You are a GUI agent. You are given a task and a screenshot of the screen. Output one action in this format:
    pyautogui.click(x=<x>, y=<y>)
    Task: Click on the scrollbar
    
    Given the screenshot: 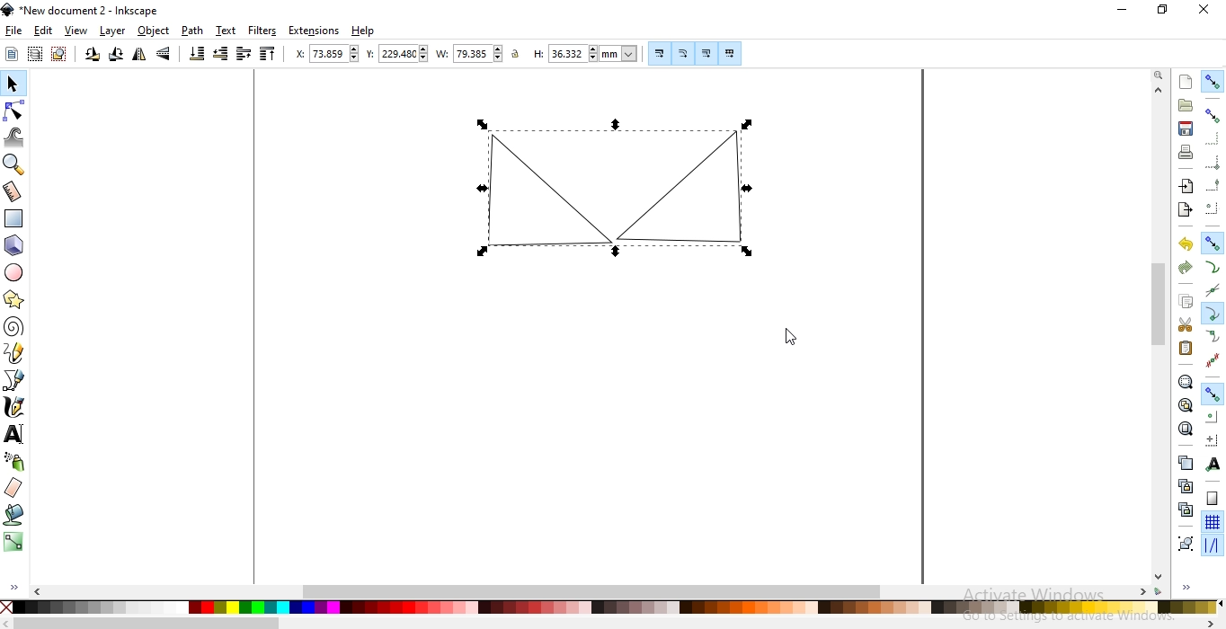 What is the action you would take?
    pyautogui.click(x=606, y=622)
    